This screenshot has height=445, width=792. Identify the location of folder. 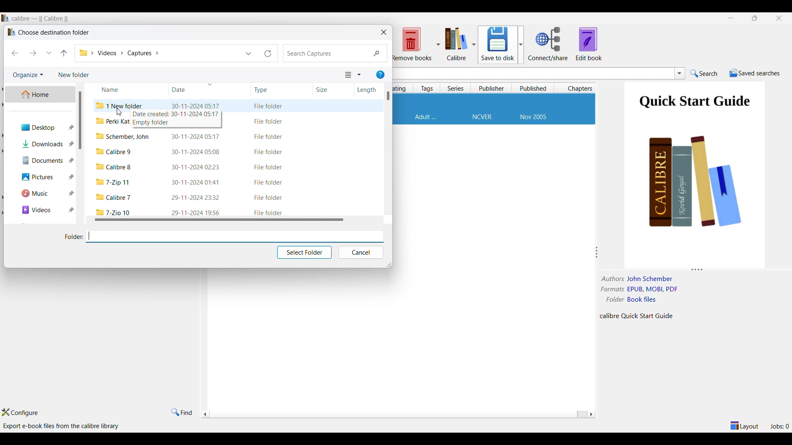
(113, 211).